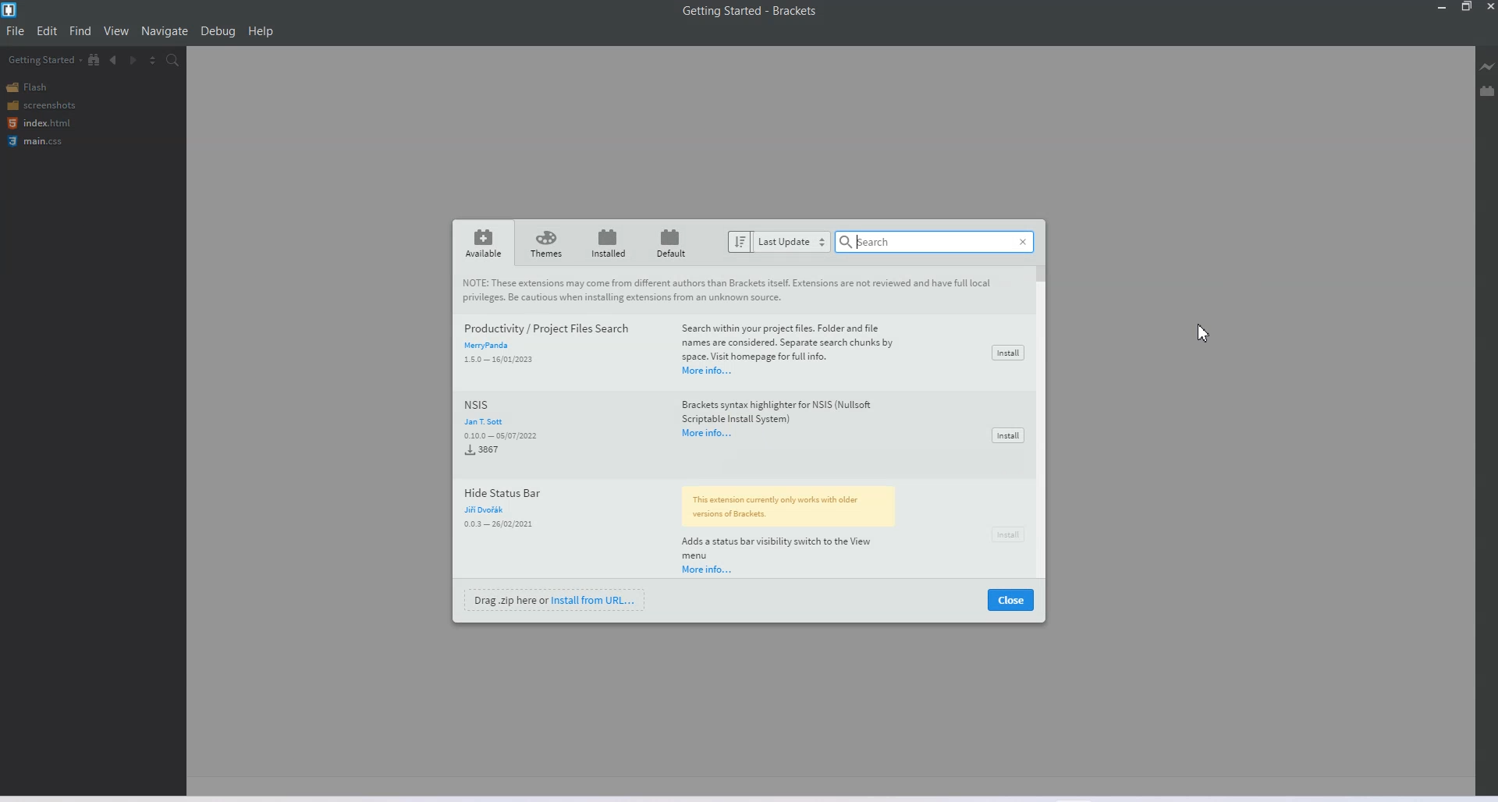 The width and height of the screenshot is (1498, 802). Describe the element at coordinates (750, 12) in the screenshot. I see `Getting Started-Brackets` at that location.